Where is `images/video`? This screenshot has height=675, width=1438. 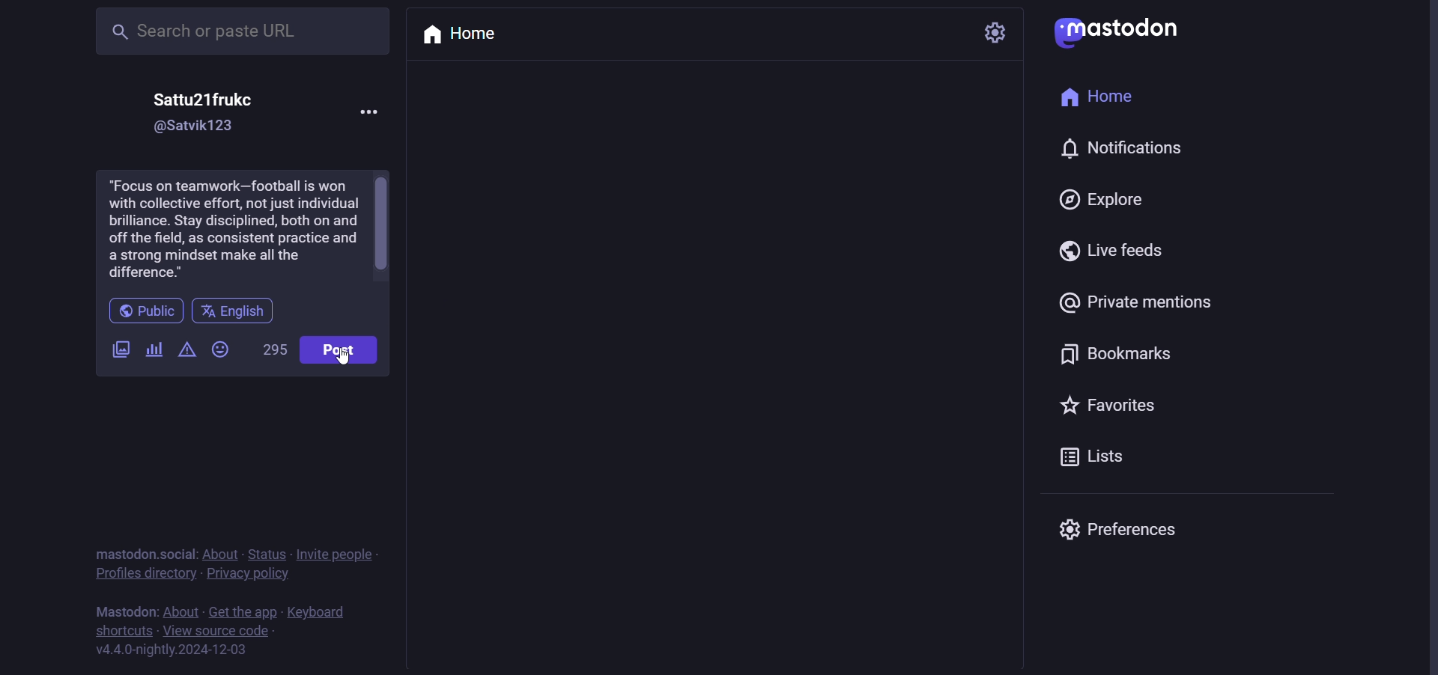
images/video is located at coordinates (113, 345).